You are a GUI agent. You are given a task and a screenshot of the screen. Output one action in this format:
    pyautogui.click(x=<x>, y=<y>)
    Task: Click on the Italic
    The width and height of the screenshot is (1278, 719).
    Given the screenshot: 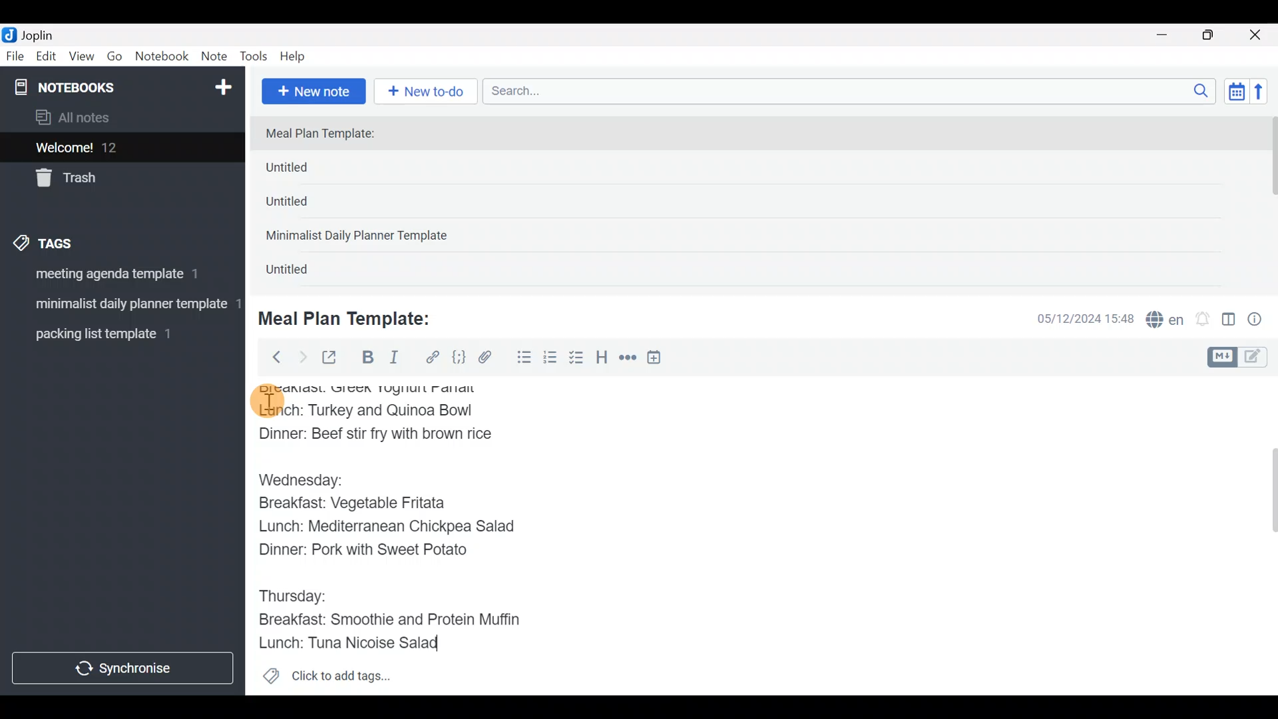 What is the action you would take?
    pyautogui.click(x=393, y=360)
    